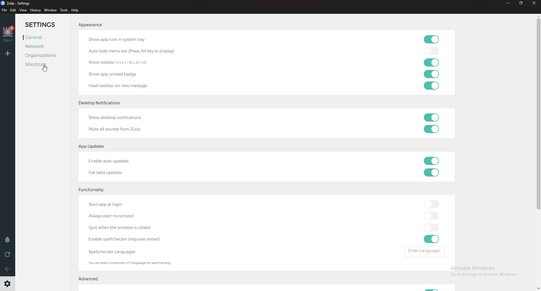 This screenshot has width=541, height=291. Describe the element at coordinates (432, 288) in the screenshot. I see `Toggle` at that location.